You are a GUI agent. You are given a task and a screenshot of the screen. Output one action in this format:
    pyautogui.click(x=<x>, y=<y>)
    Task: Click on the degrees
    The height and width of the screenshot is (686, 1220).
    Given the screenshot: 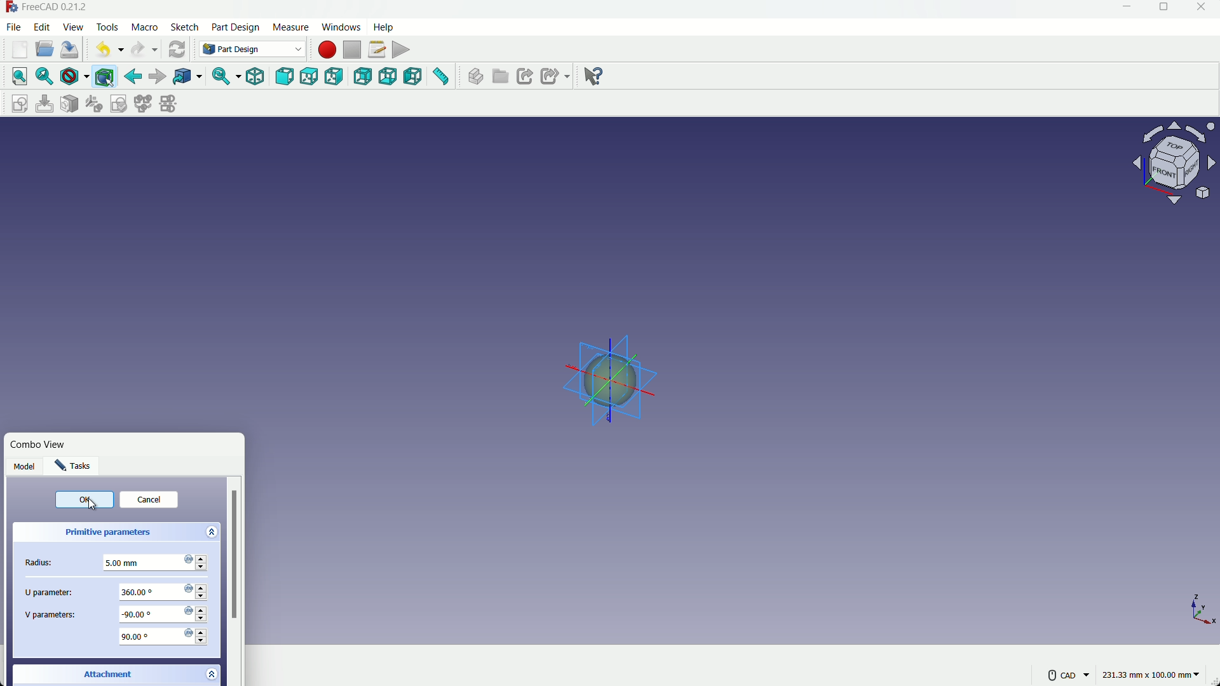 What is the action you would take?
    pyautogui.click(x=163, y=636)
    